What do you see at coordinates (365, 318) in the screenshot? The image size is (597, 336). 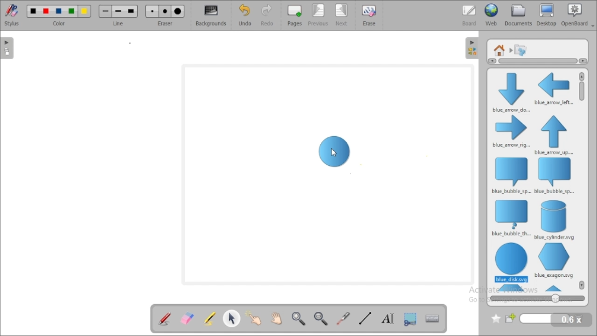 I see `draw lines` at bounding box center [365, 318].